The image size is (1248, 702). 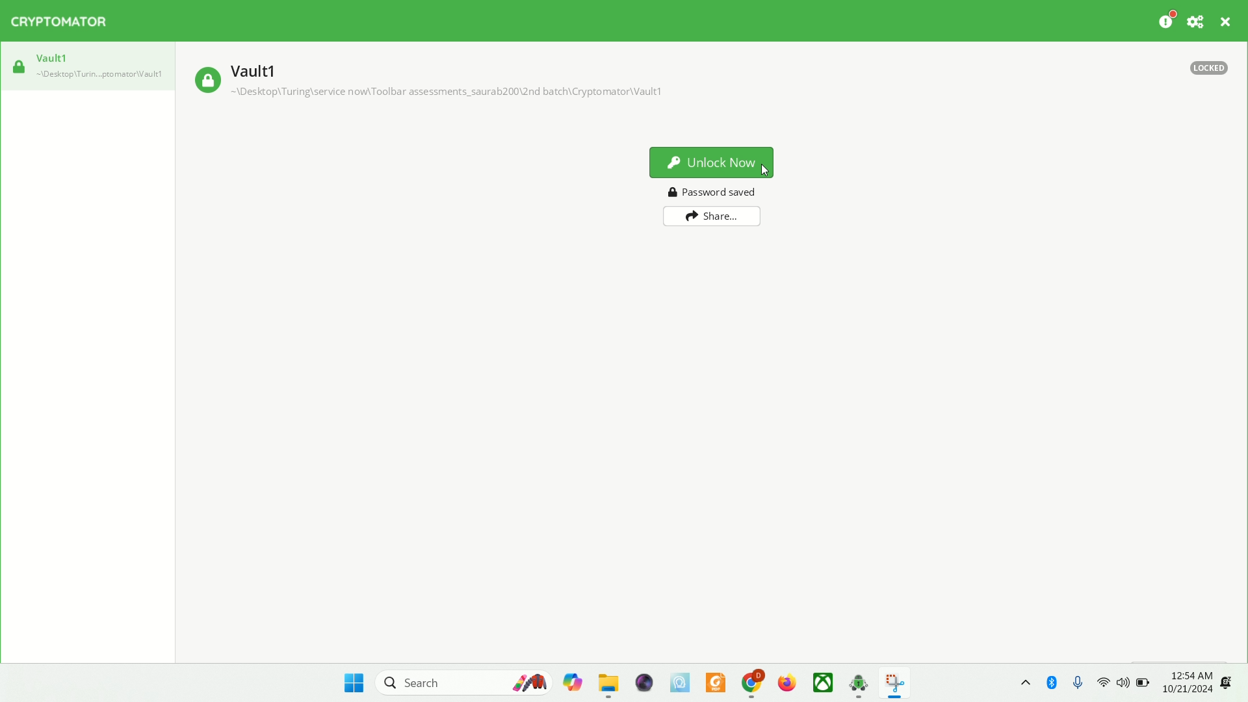 I want to click on folder, so click(x=609, y=684).